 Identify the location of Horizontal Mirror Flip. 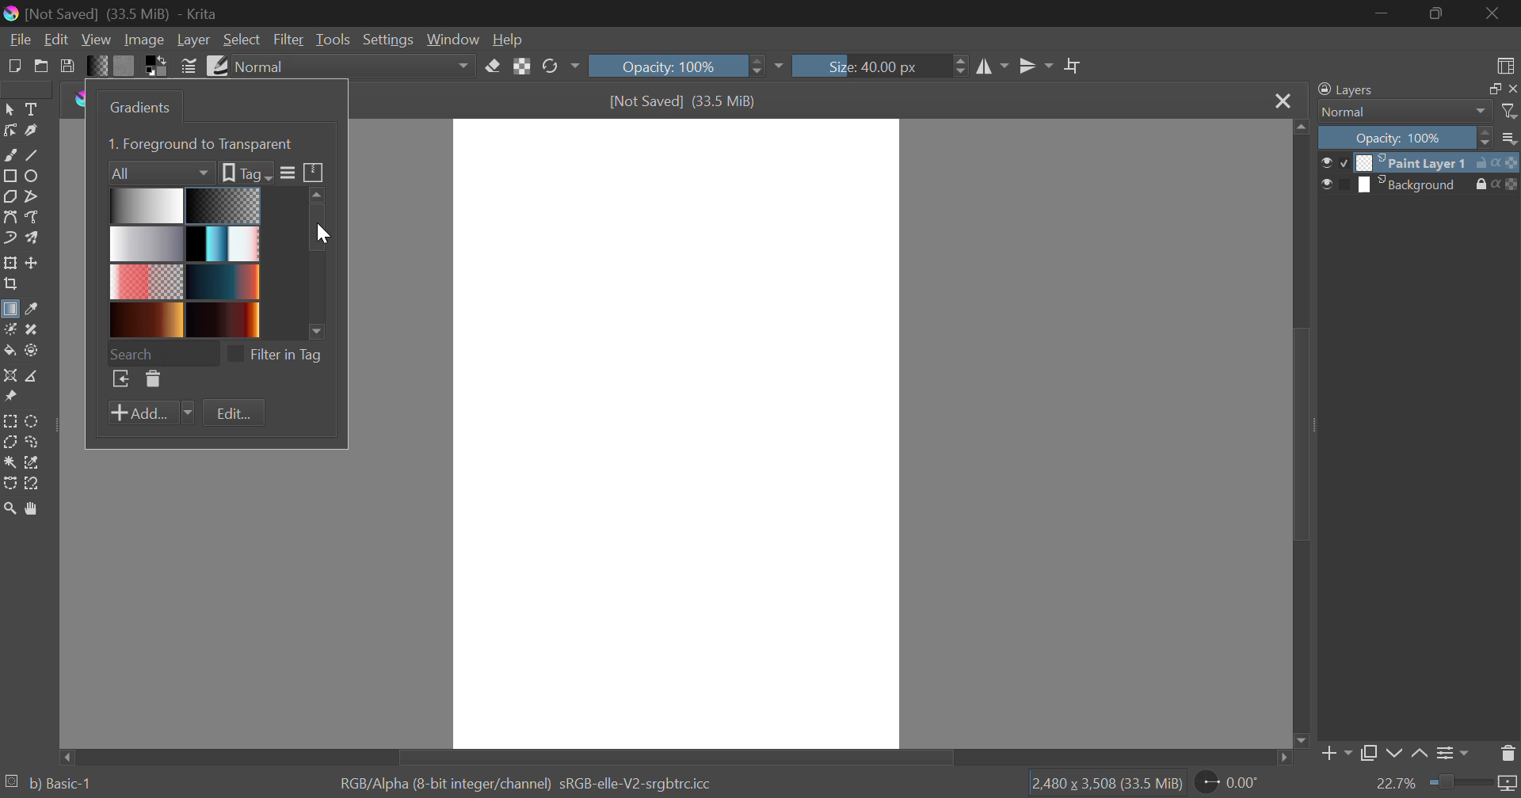
(1032, 68).